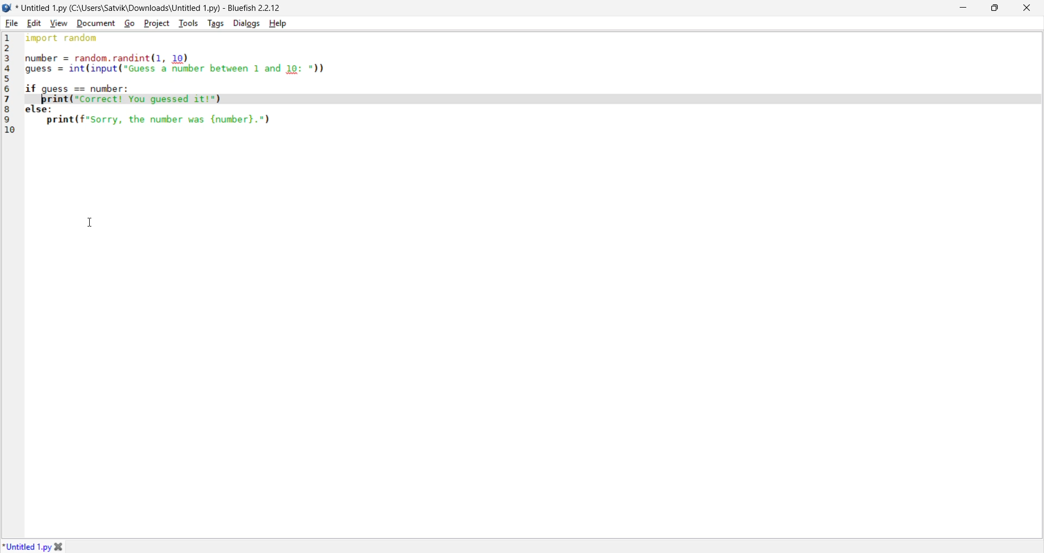  I want to click on close tab, so click(61, 545).